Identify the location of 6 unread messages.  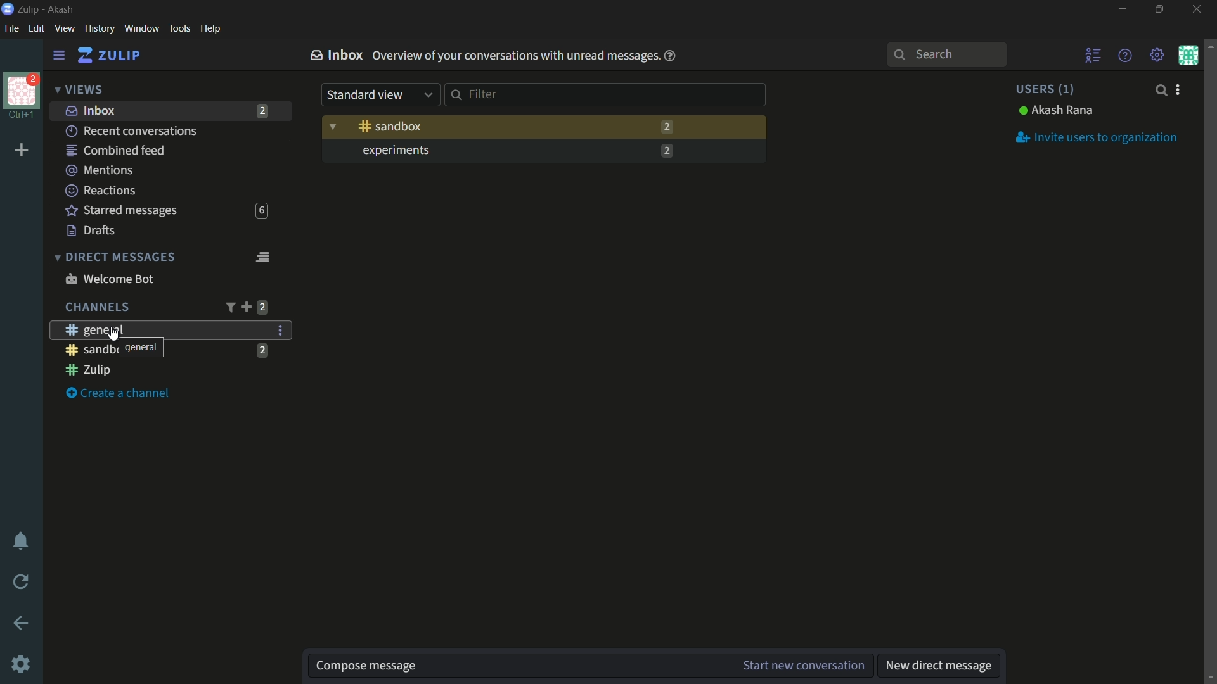
(261, 211).